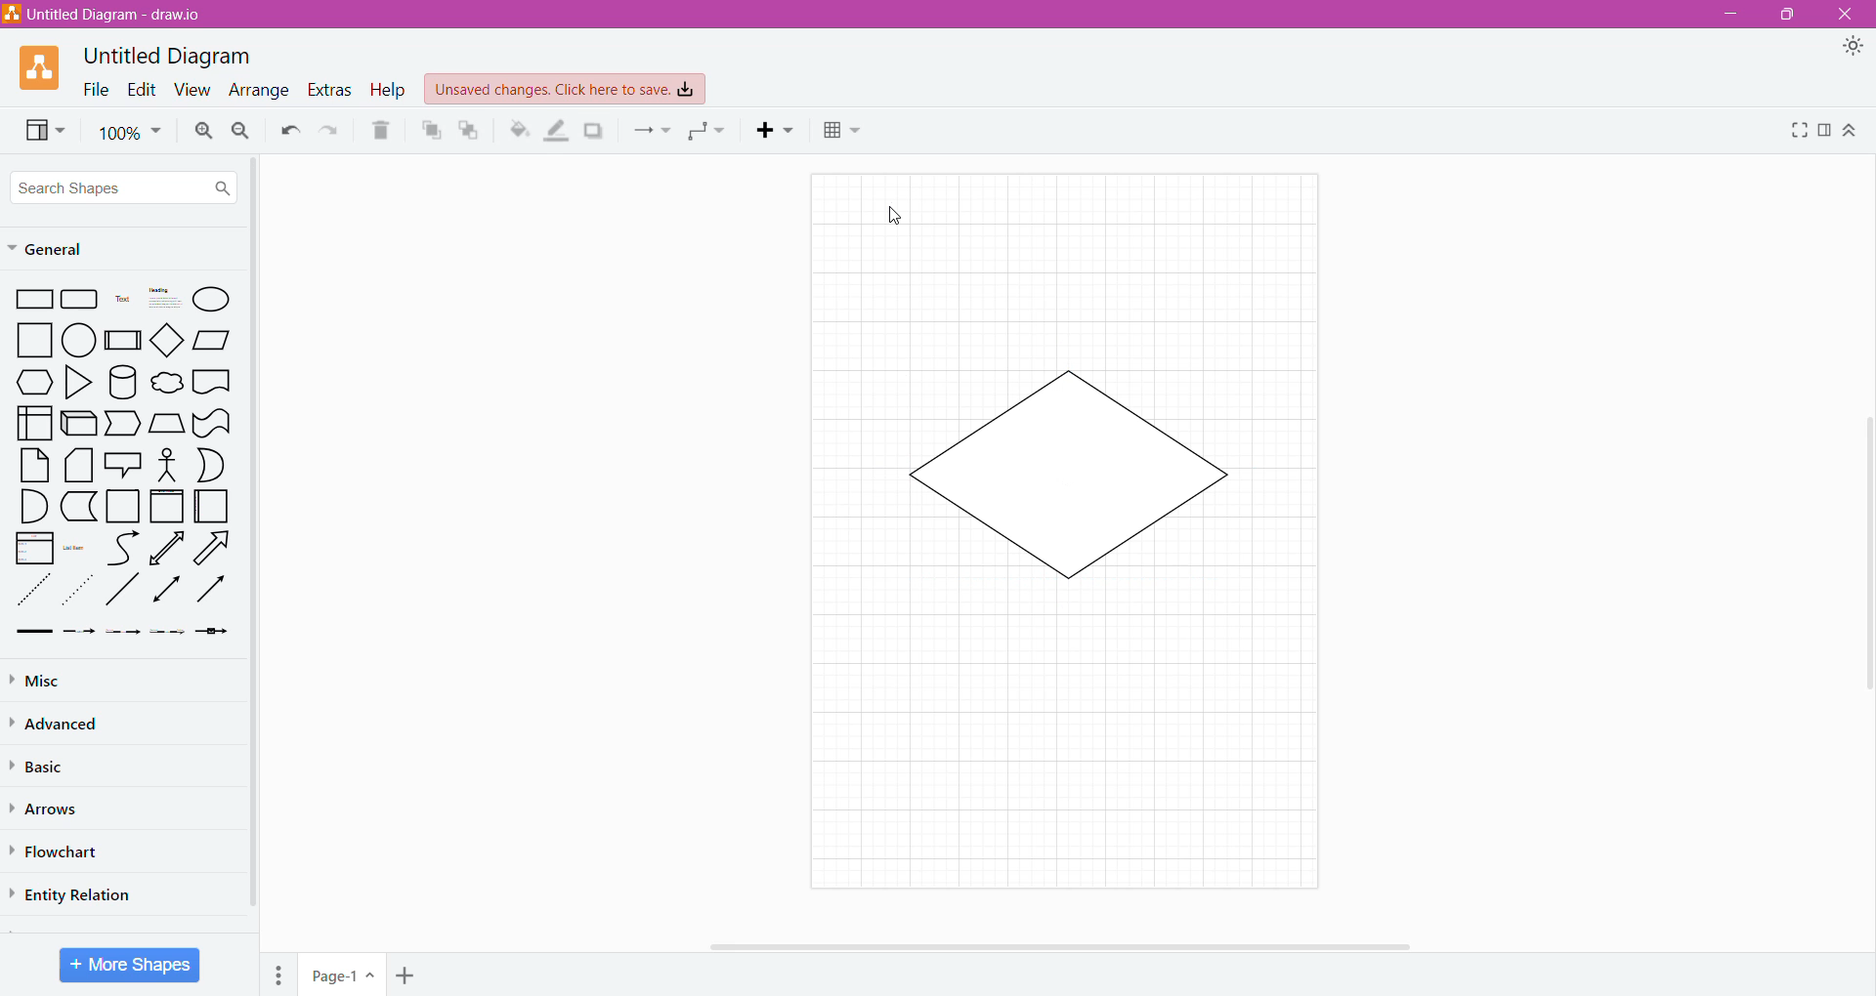 This screenshot has height=996, width=1876. What do you see at coordinates (166, 424) in the screenshot?
I see `Trapezoid` at bounding box center [166, 424].